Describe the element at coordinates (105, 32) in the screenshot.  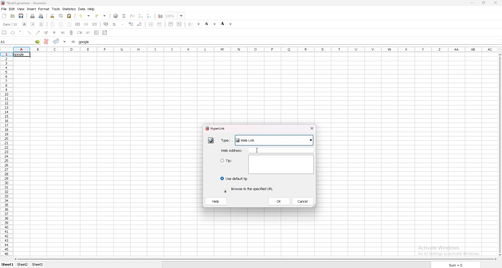
I see `combo box` at that location.